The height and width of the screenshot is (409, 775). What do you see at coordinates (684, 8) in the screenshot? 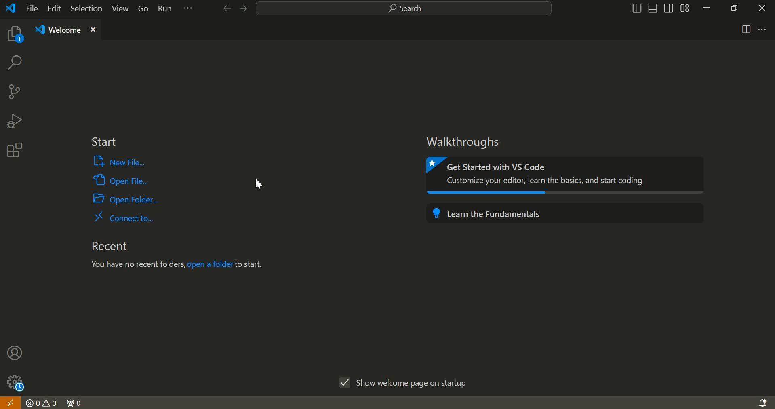
I see `customize layout` at bounding box center [684, 8].